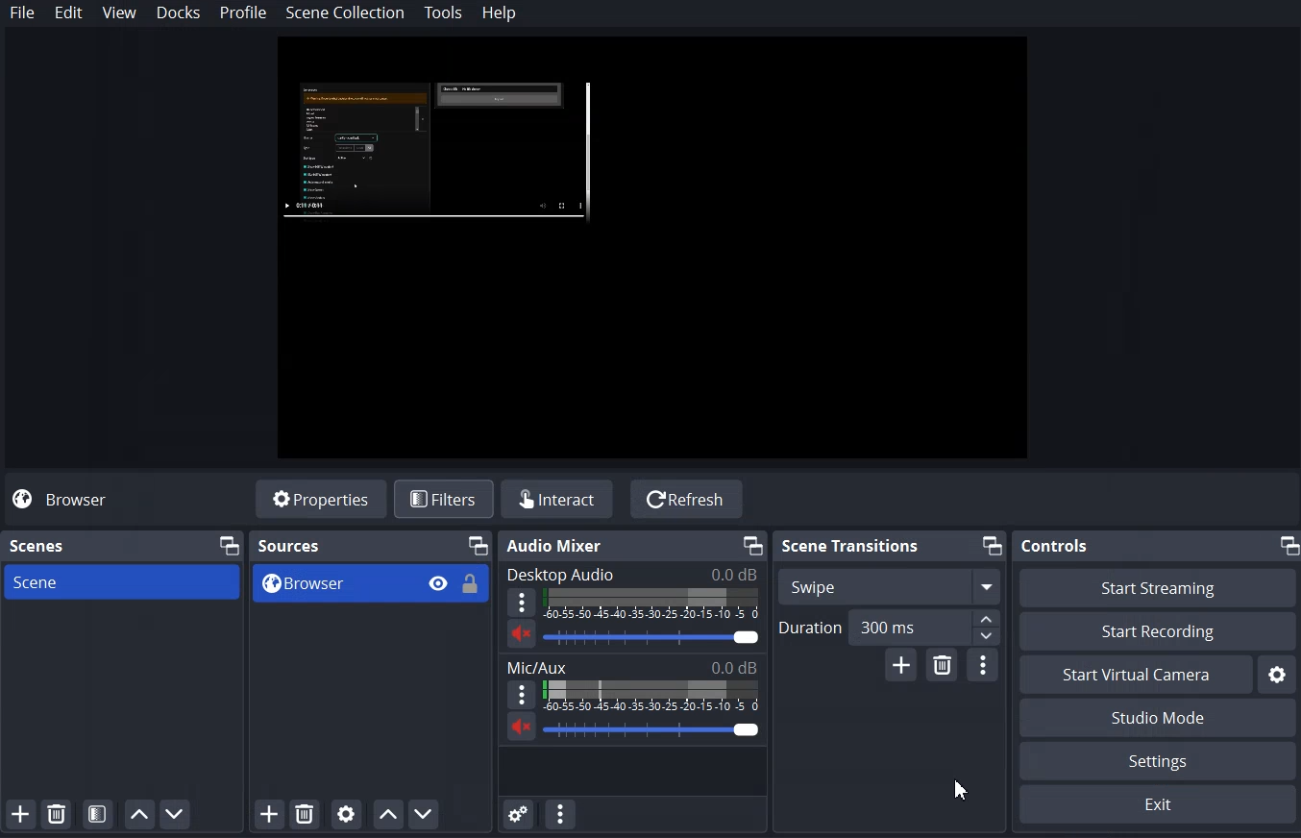 Image resolution: width=1301 pixels, height=838 pixels. I want to click on Browse, so click(370, 583).